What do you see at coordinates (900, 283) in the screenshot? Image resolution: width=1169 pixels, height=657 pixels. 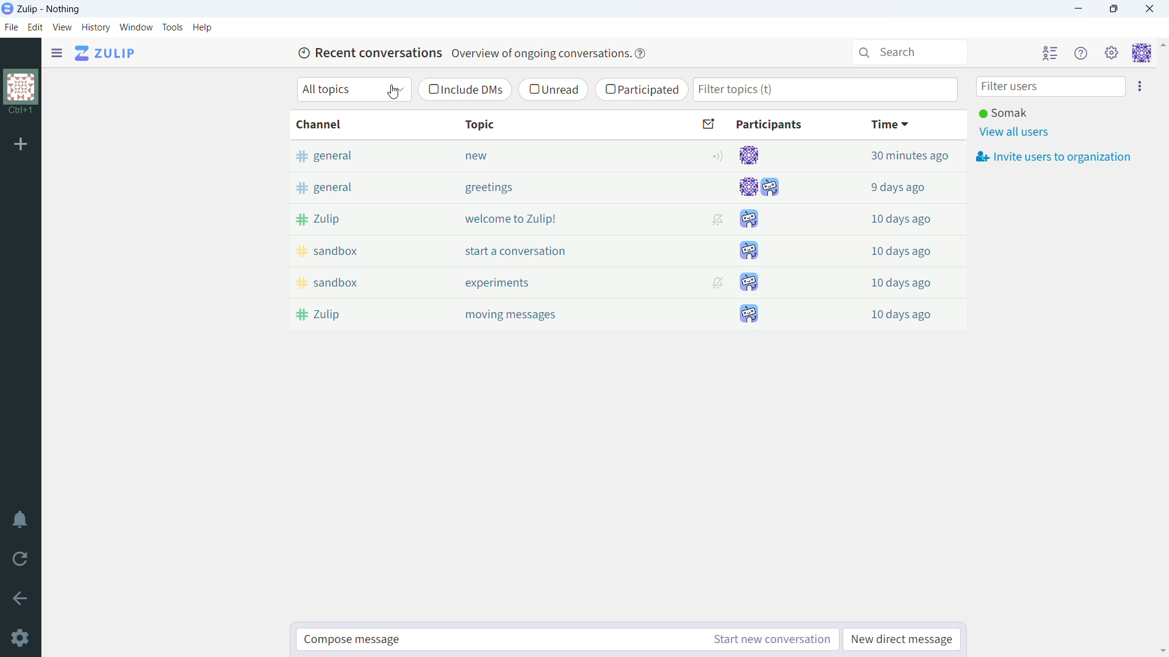 I see `10 days ago` at bounding box center [900, 283].